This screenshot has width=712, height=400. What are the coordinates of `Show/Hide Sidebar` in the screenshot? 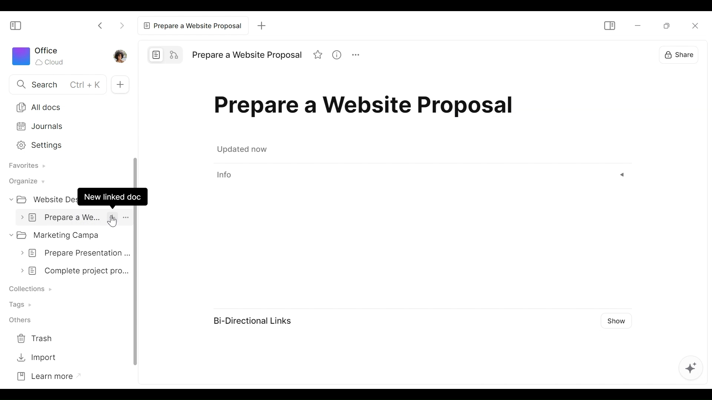 It's located at (609, 25).